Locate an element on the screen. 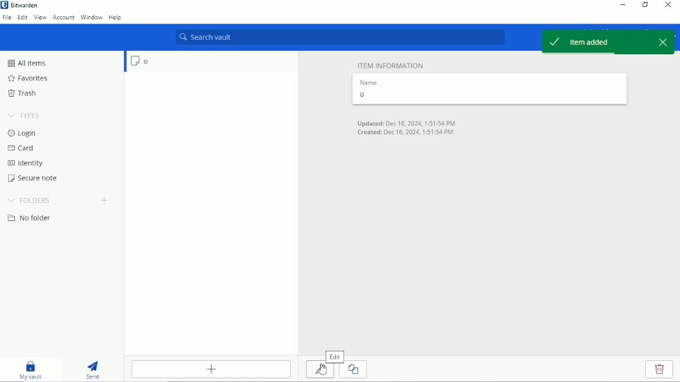 This screenshot has height=382, width=680. Delete is located at coordinates (659, 370).